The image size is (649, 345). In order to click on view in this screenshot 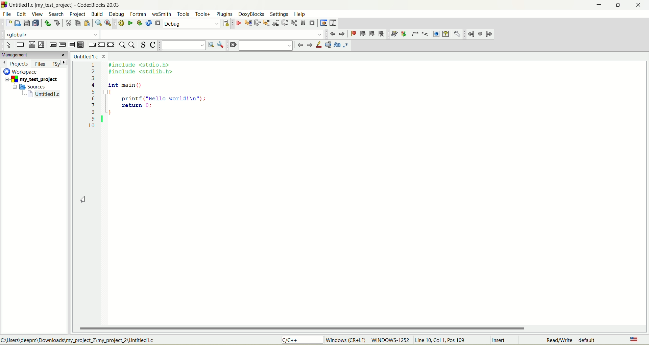, I will do `click(39, 14)`.